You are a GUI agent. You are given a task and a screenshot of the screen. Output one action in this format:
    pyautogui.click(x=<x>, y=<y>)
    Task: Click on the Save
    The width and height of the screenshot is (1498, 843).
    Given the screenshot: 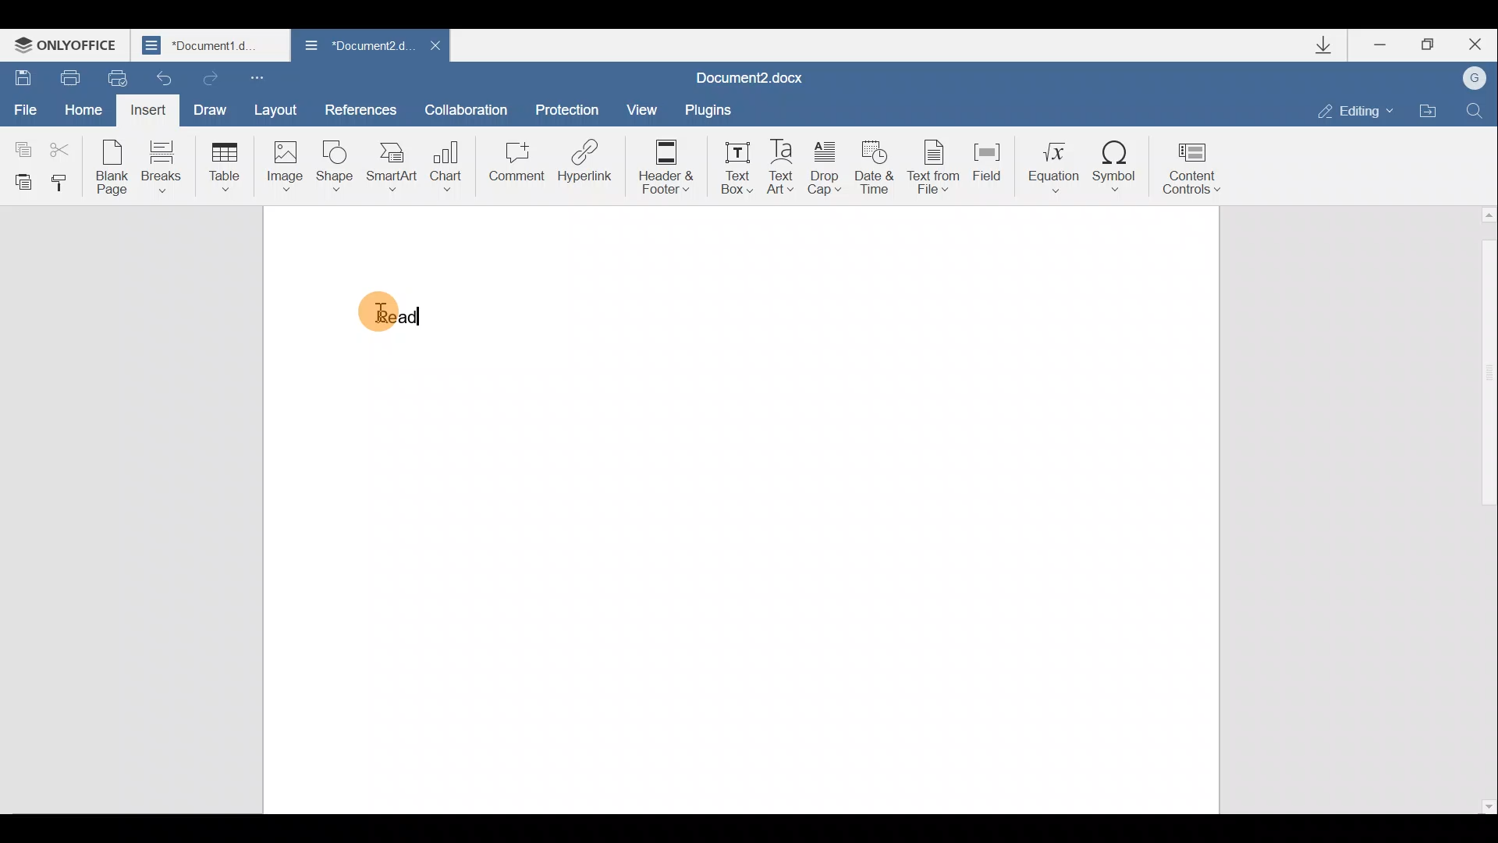 What is the action you would take?
    pyautogui.click(x=22, y=73)
    